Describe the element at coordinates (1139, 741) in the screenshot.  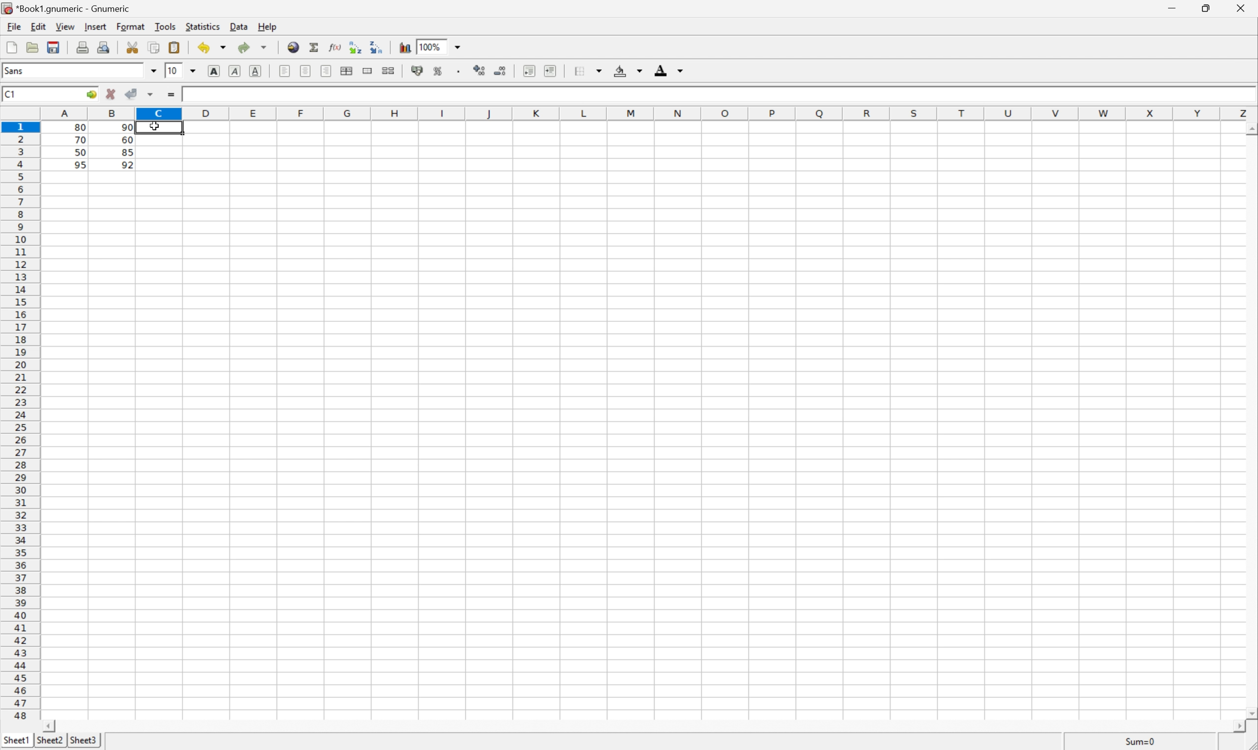
I see `Sum=80` at that location.